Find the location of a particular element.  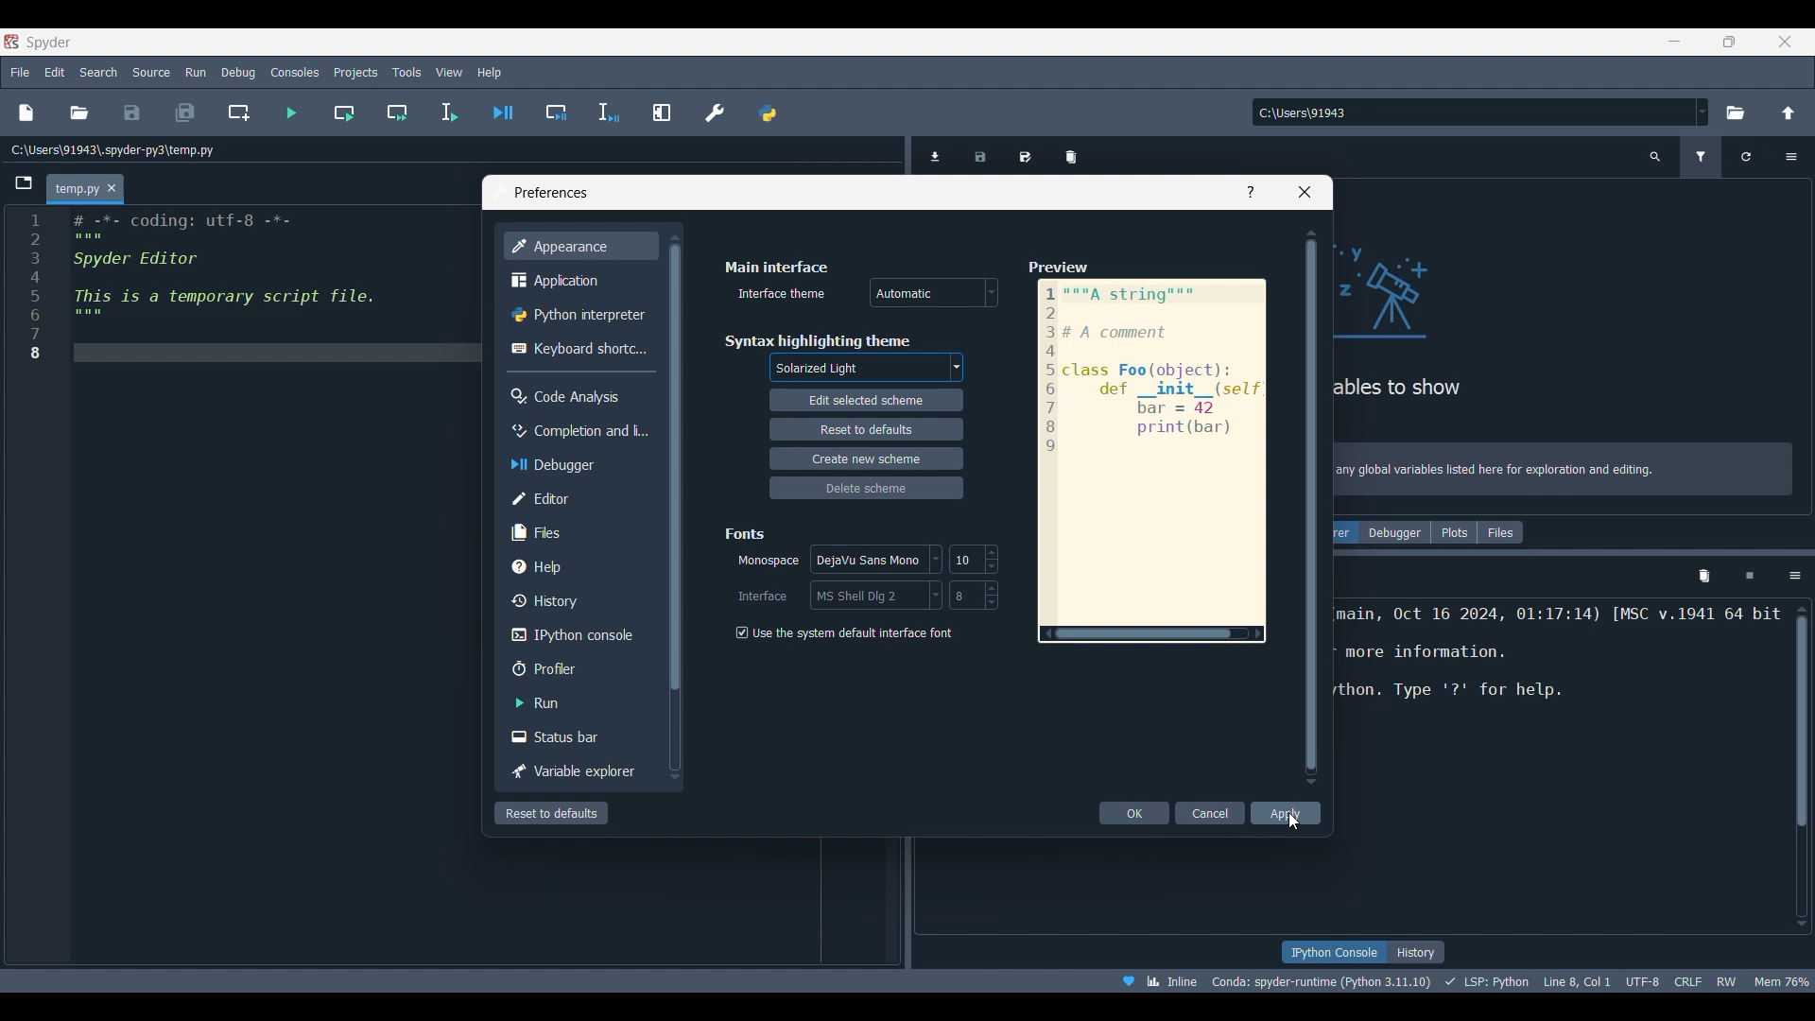

File path is located at coordinates (113, 149).